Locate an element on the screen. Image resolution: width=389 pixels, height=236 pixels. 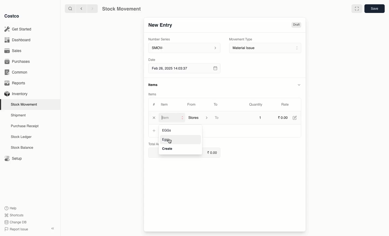
Items is located at coordinates (152, 94).